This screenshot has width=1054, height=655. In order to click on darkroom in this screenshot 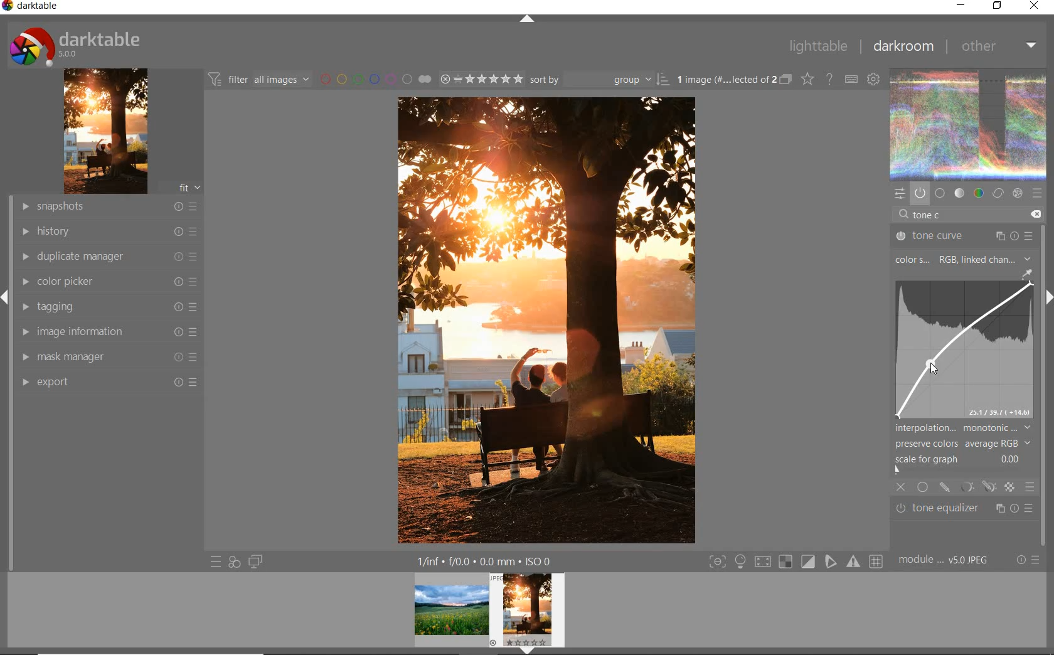, I will do `click(902, 46)`.